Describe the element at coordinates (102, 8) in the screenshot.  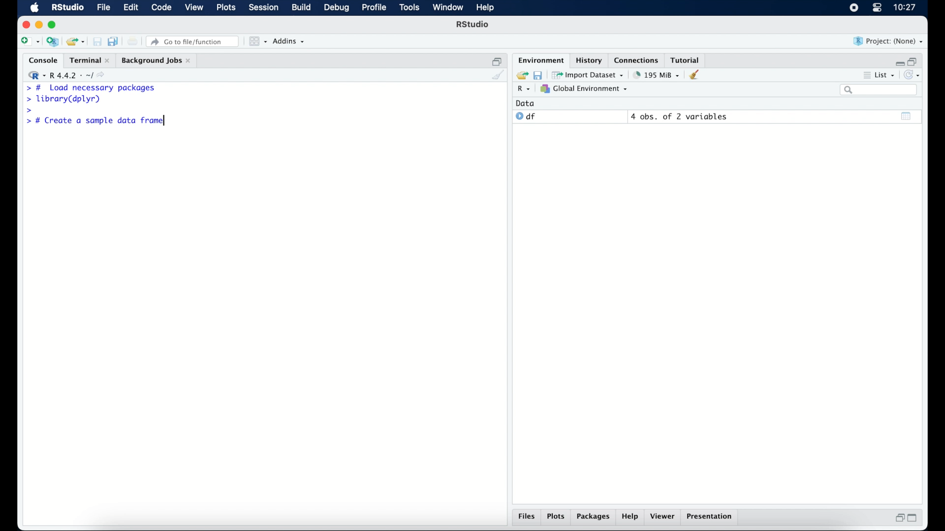
I see `file` at that location.